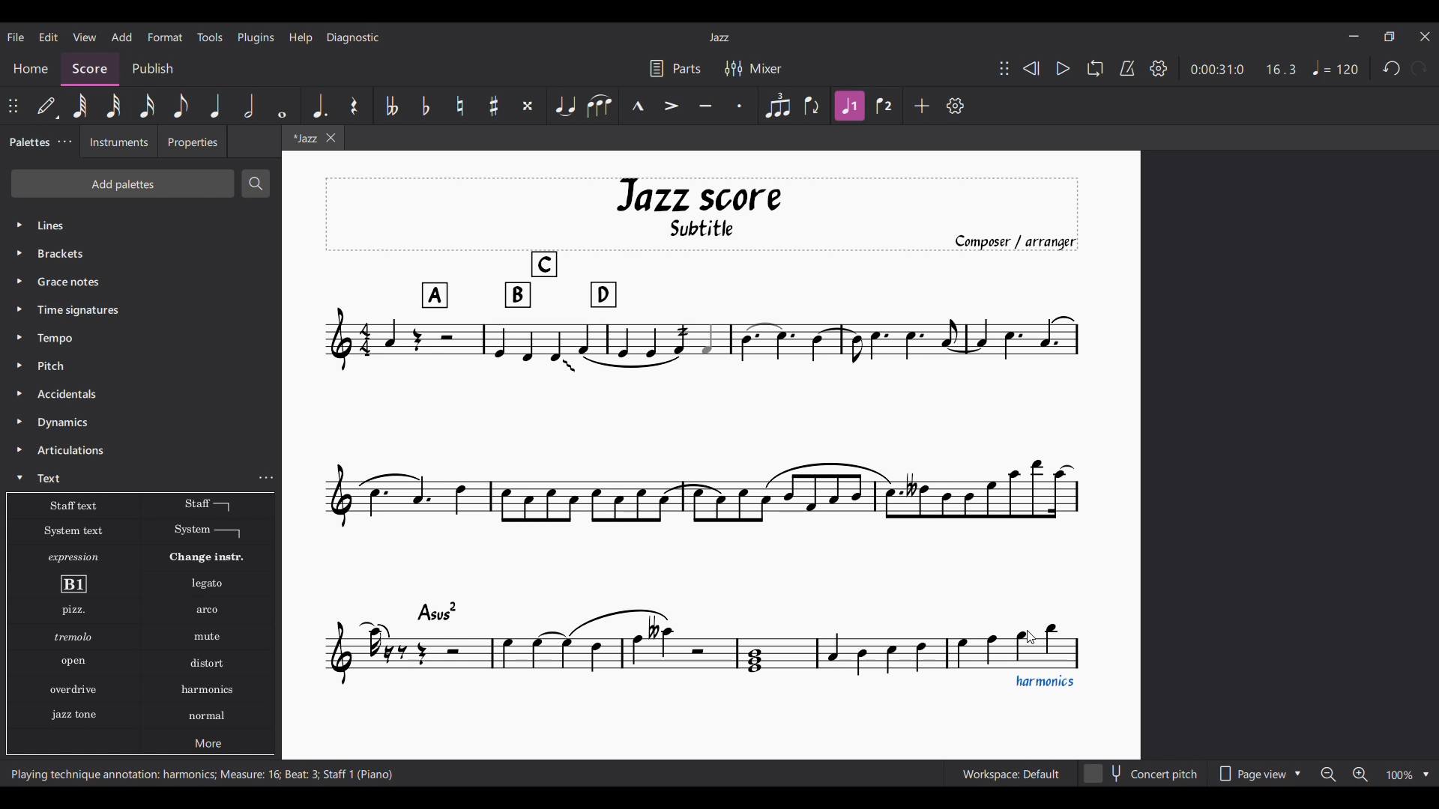 The image size is (1439, 809). What do you see at coordinates (460, 106) in the screenshot?
I see `Toggle natural` at bounding box center [460, 106].